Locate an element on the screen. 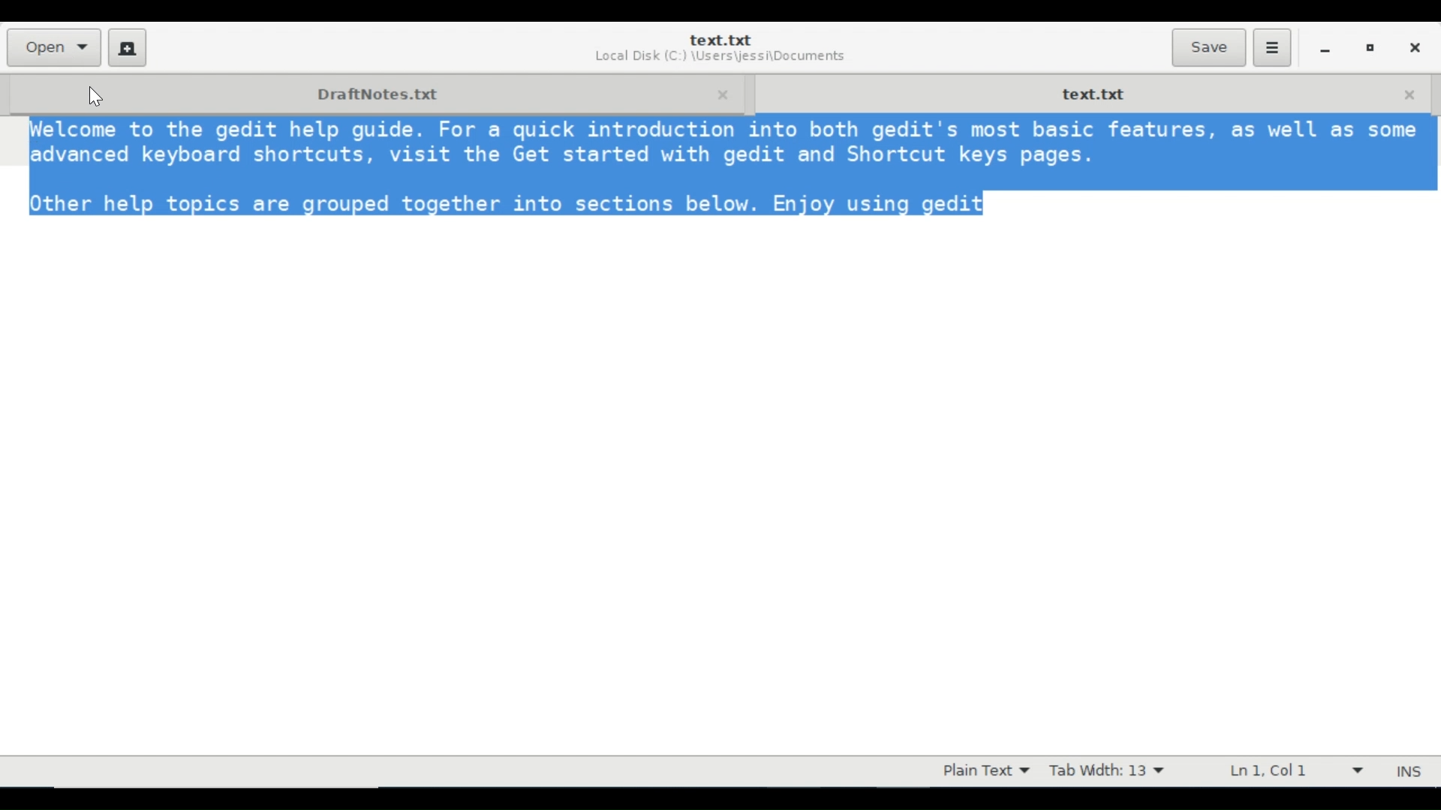 The height and width of the screenshot is (810, 1441). Create New is located at coordinates (128, 47).